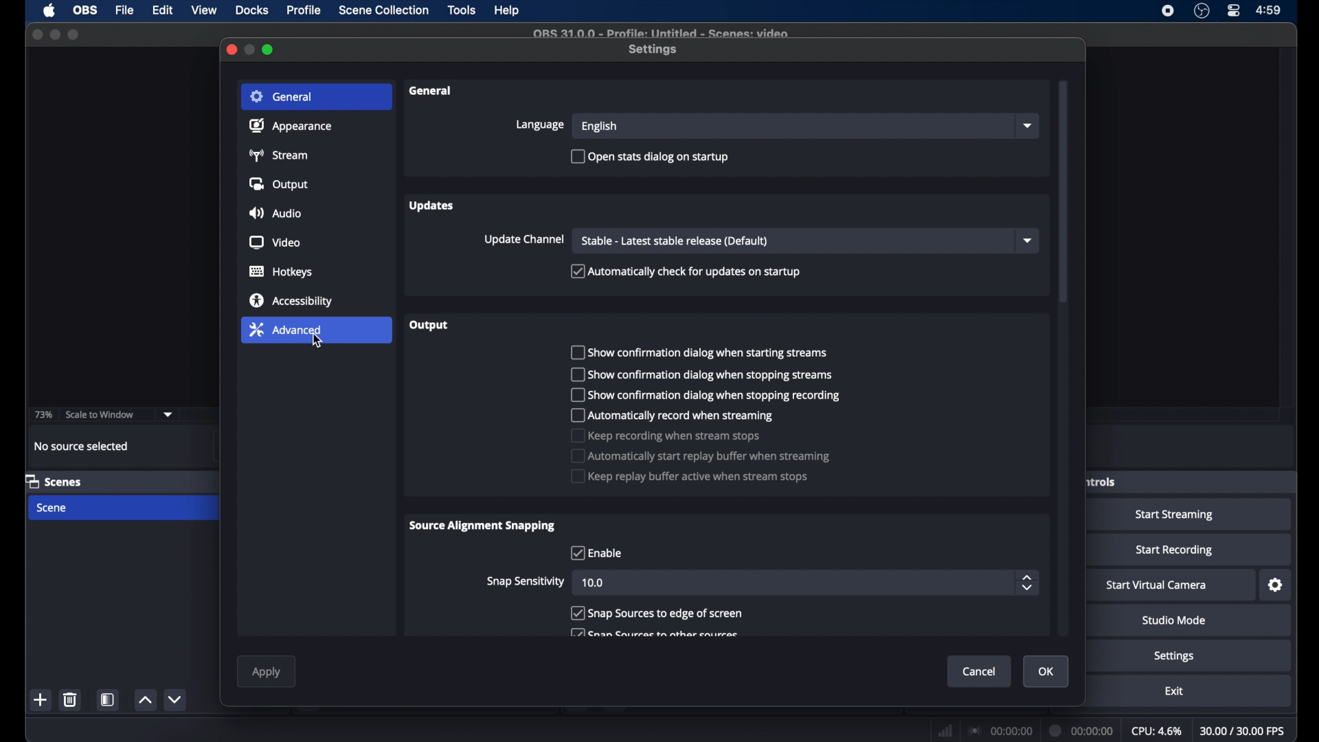 The image size is (1319, 742). I want to click on no source selected, so click(81, 445).